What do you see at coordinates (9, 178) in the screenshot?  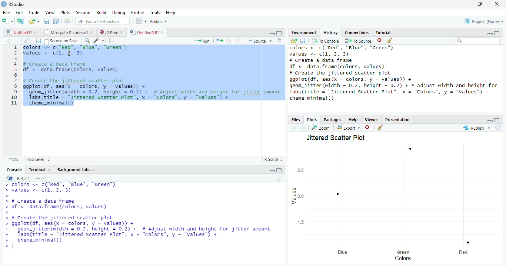 I see `R` at bounding box center [9, 178].